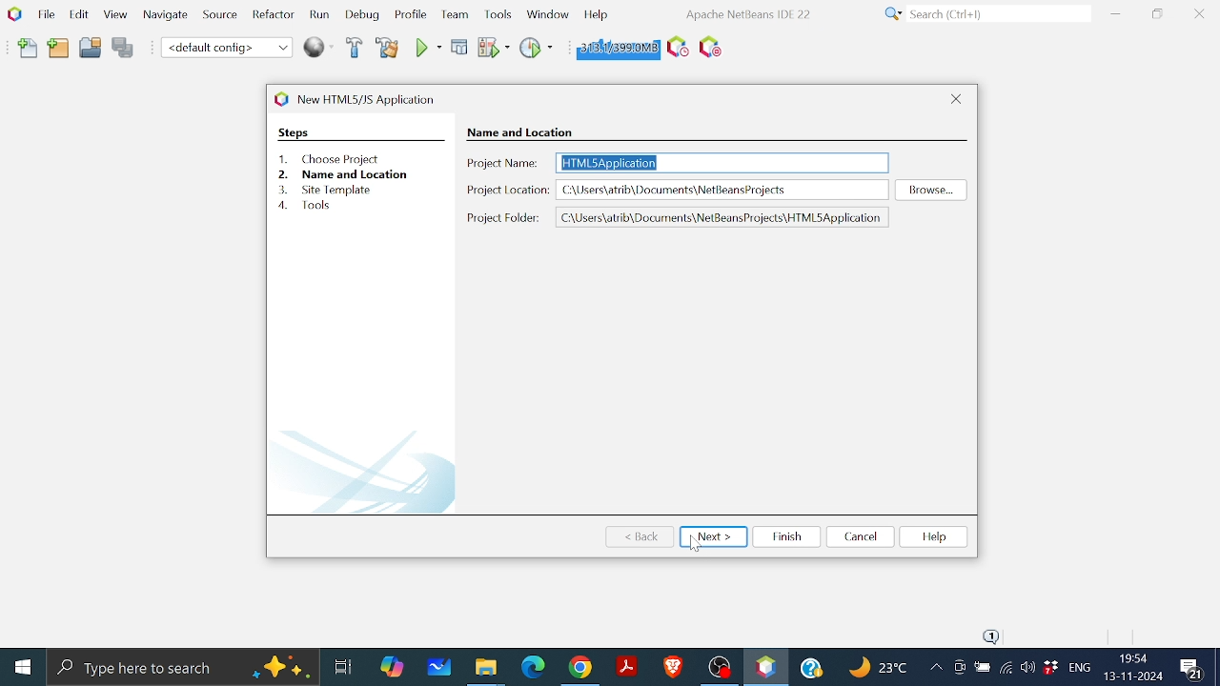  Describe the element at coordinates (91, 50) in the screenshot. I see `Open project` at that location.